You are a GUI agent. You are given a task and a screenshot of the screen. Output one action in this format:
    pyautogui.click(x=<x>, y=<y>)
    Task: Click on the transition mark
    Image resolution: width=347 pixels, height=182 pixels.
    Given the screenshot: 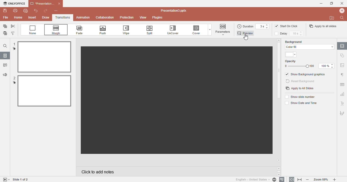 What is the action you would take?
    pyautogui.click(x=14, y=49)
    